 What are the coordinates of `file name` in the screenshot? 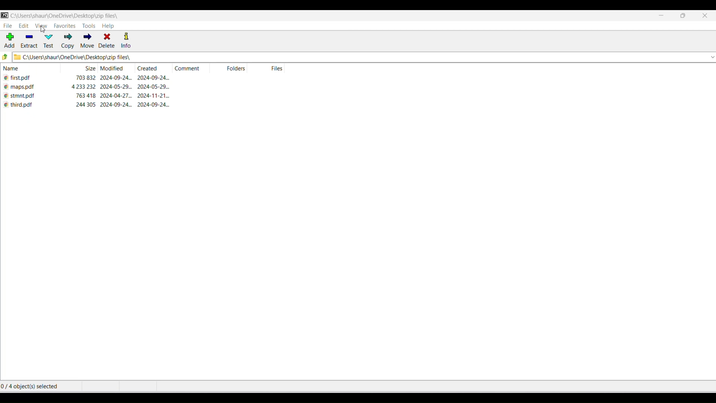 It's located at (34, 79).